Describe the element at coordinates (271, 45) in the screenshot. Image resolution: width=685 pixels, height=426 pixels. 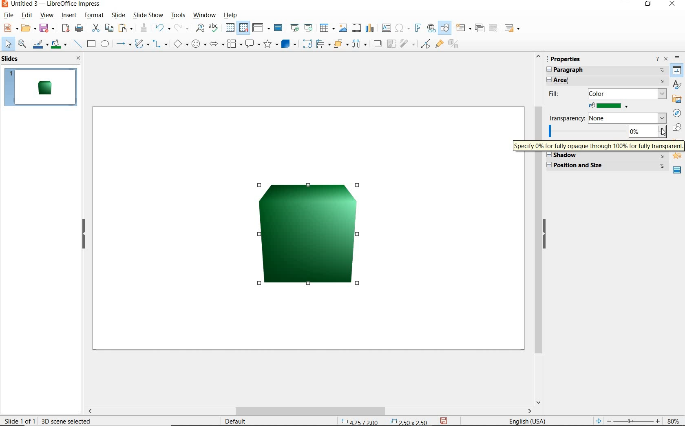
I see `stars and banners` at that location.